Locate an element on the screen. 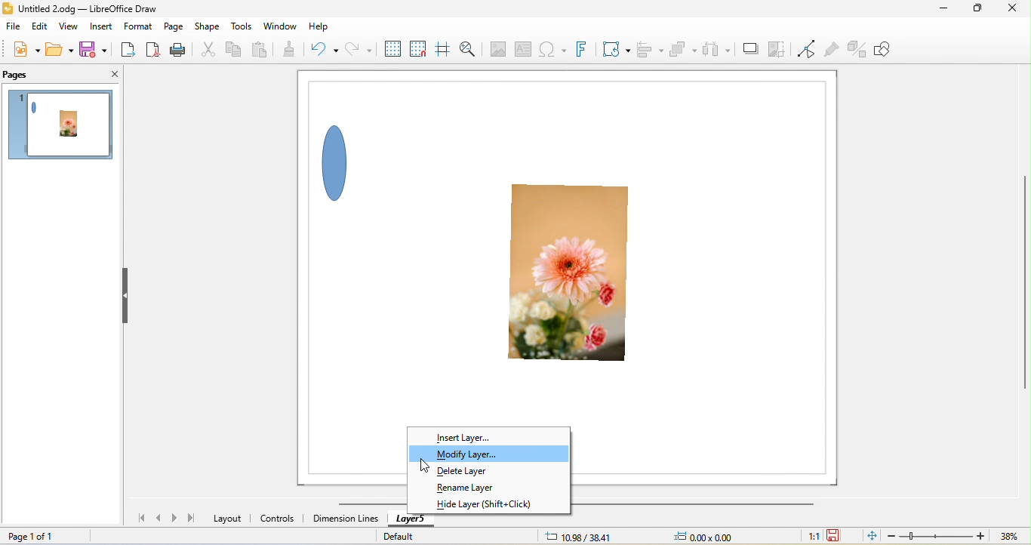  print is located at coordinates (183, 51).